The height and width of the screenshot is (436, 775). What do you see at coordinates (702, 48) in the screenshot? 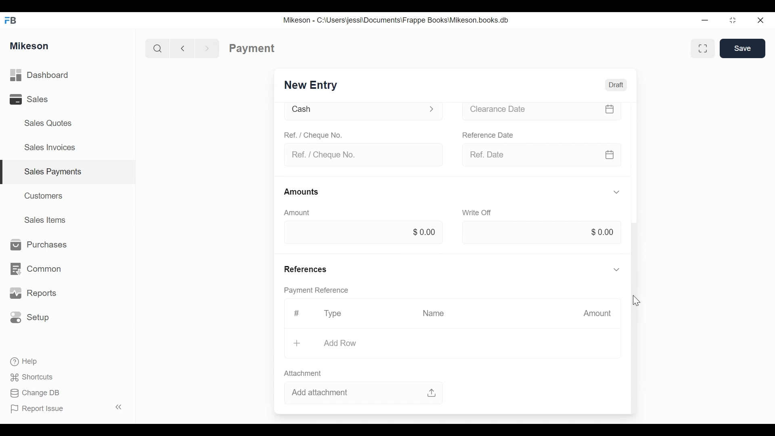
I see `full width toggle` at bounding box center [702, 48].